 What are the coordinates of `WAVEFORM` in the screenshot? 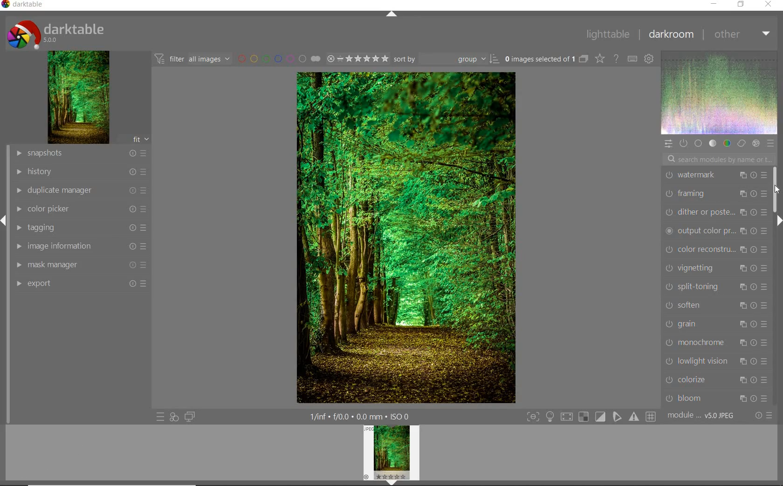 It's located at (720, 93).